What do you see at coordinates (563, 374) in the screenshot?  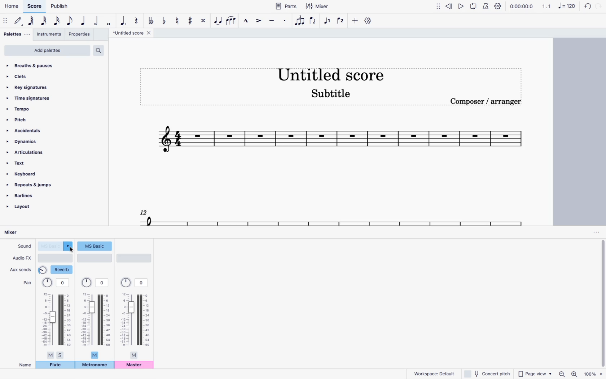 I see `zoom out` at bounding box center [563, 374].